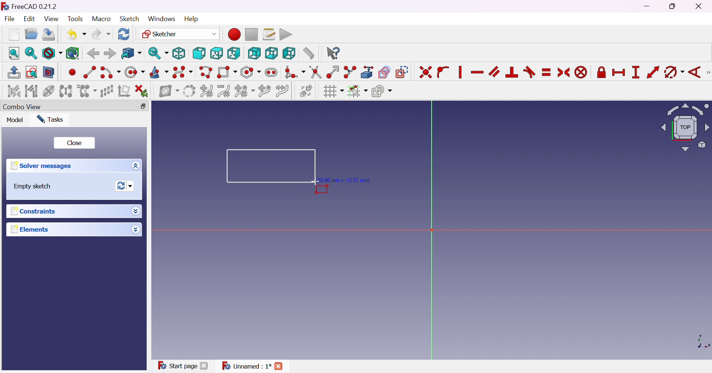 This screenshot has height=373, width=712. I want to click on Constrain horizontal distance, so click(618, 73).